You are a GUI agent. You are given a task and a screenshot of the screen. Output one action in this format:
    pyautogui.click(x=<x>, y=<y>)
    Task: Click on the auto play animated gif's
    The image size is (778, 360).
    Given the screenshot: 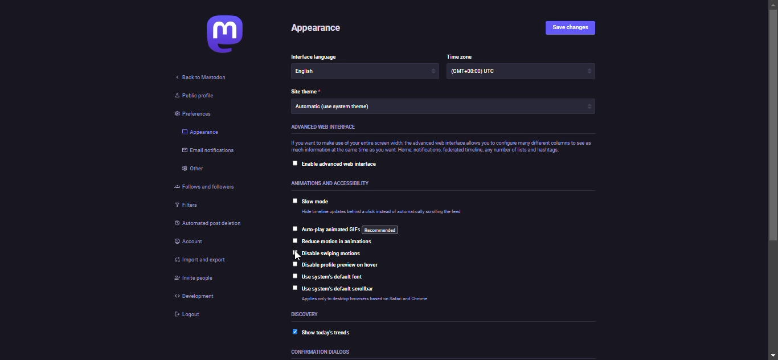 What is the action you would take?
    pyautogui.click(x=353, y=230)
    